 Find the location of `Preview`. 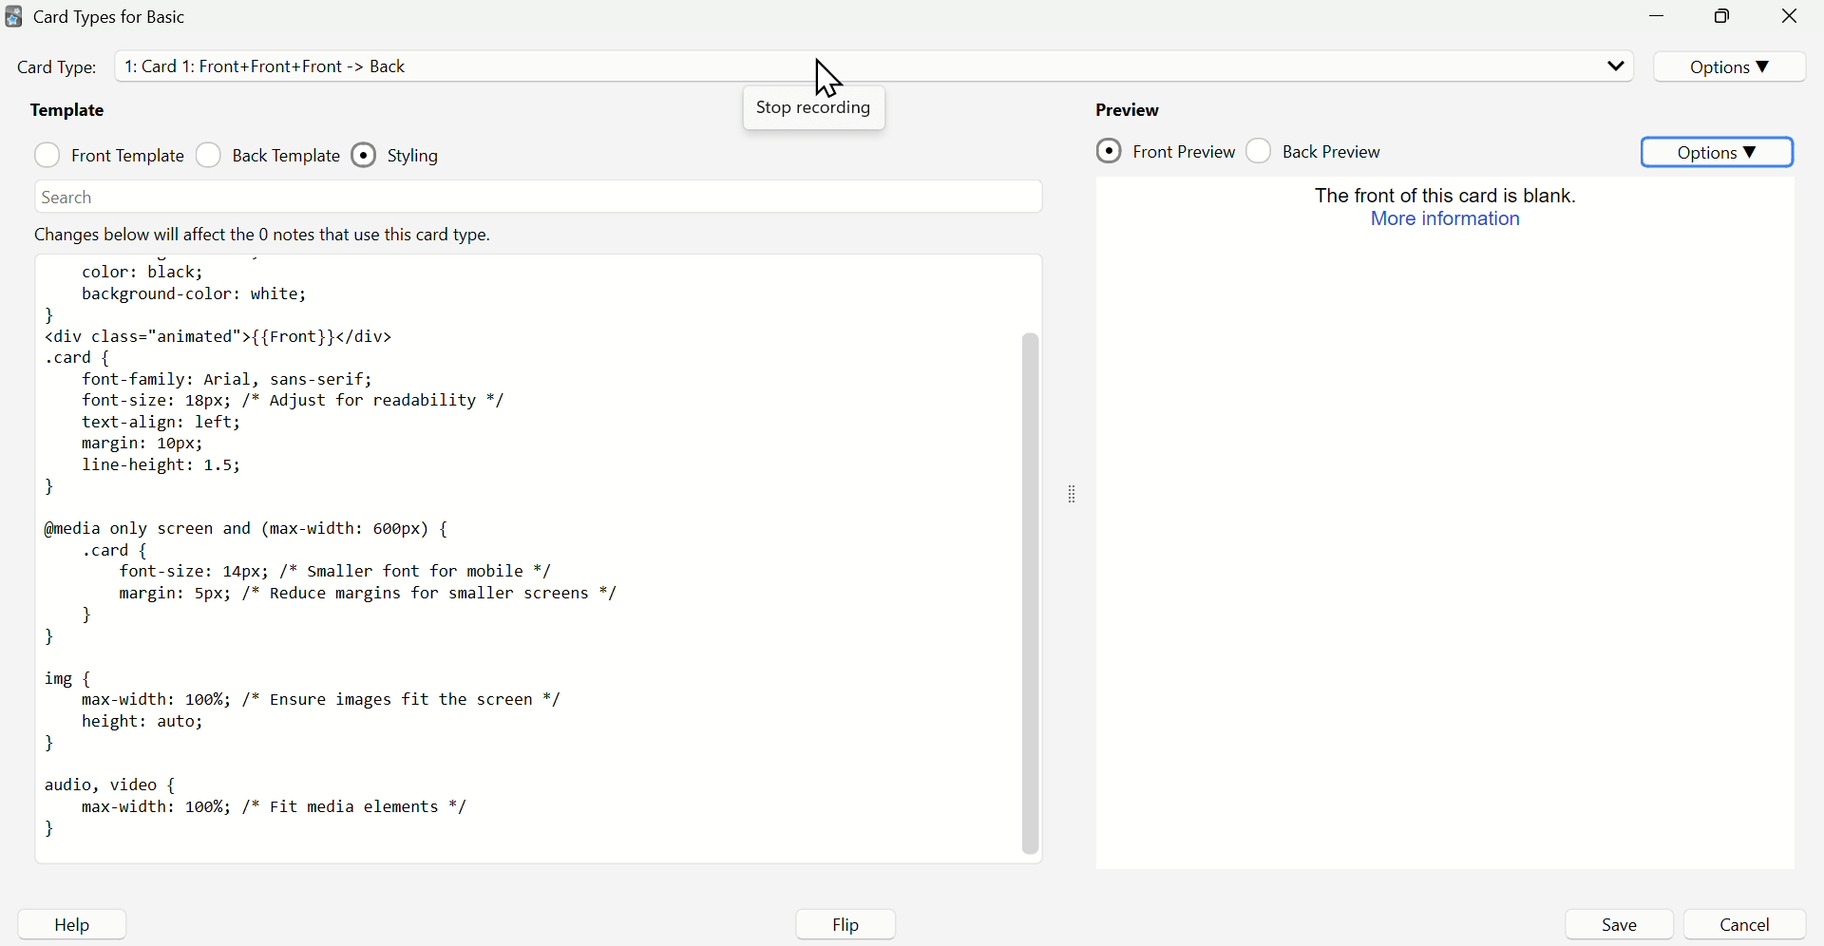

Preview is located at coordinates (1128, 105).